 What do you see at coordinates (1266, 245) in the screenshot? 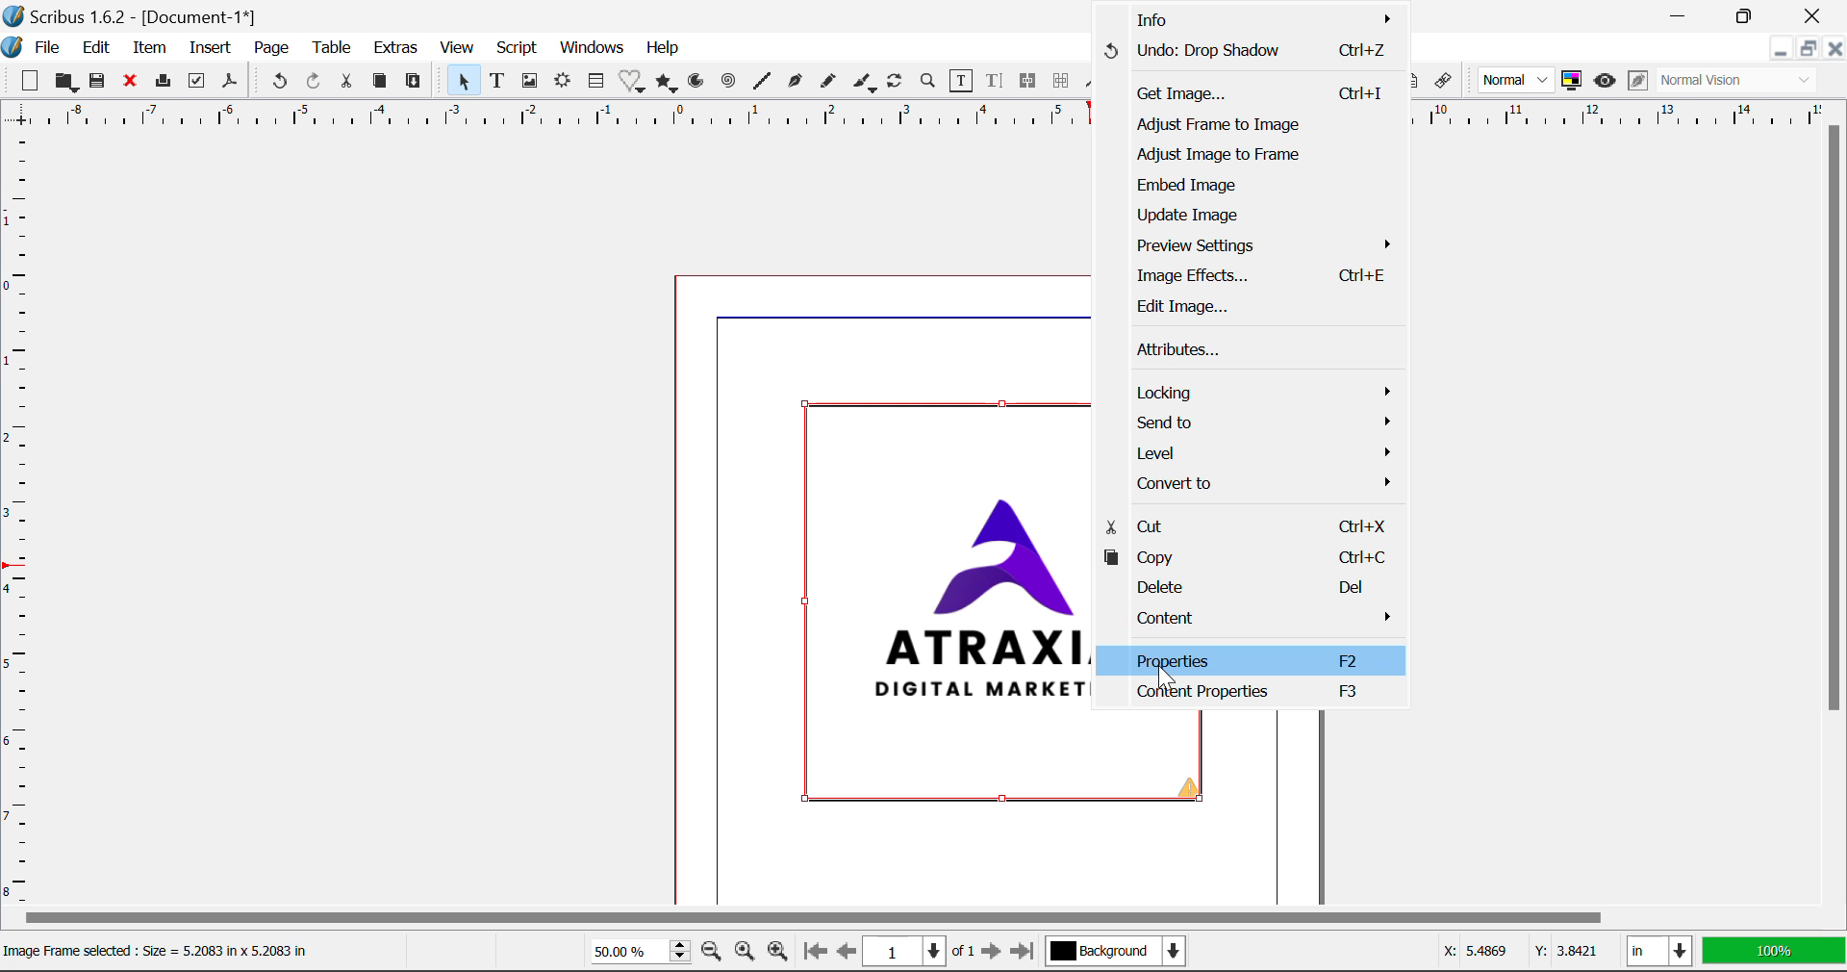
I see `Preview Settings` at bounding box center [1266, 245].